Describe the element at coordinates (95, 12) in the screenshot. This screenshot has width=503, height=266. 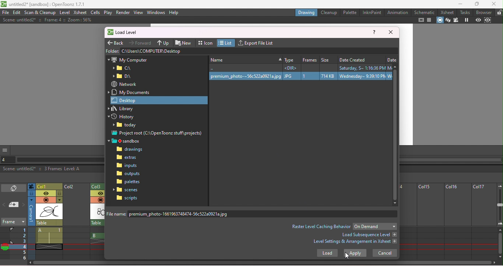
I see `Cells` at that location.